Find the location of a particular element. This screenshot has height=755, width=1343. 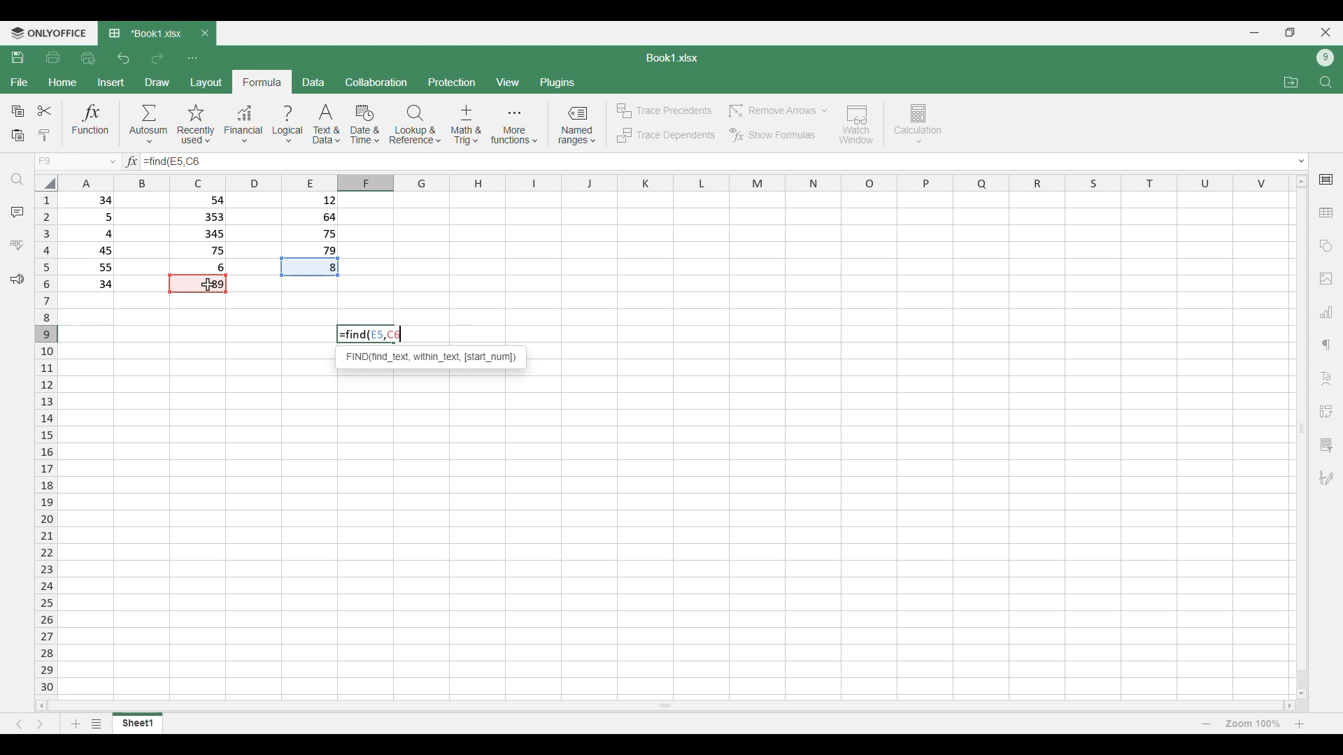

Insert menu is located at coordinates (111, 82).